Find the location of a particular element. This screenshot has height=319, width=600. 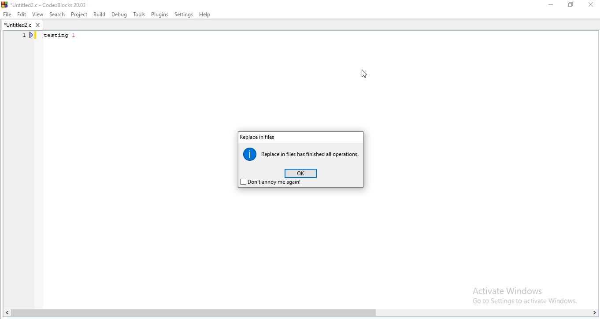

Build  is located at coordinates (99, 14).